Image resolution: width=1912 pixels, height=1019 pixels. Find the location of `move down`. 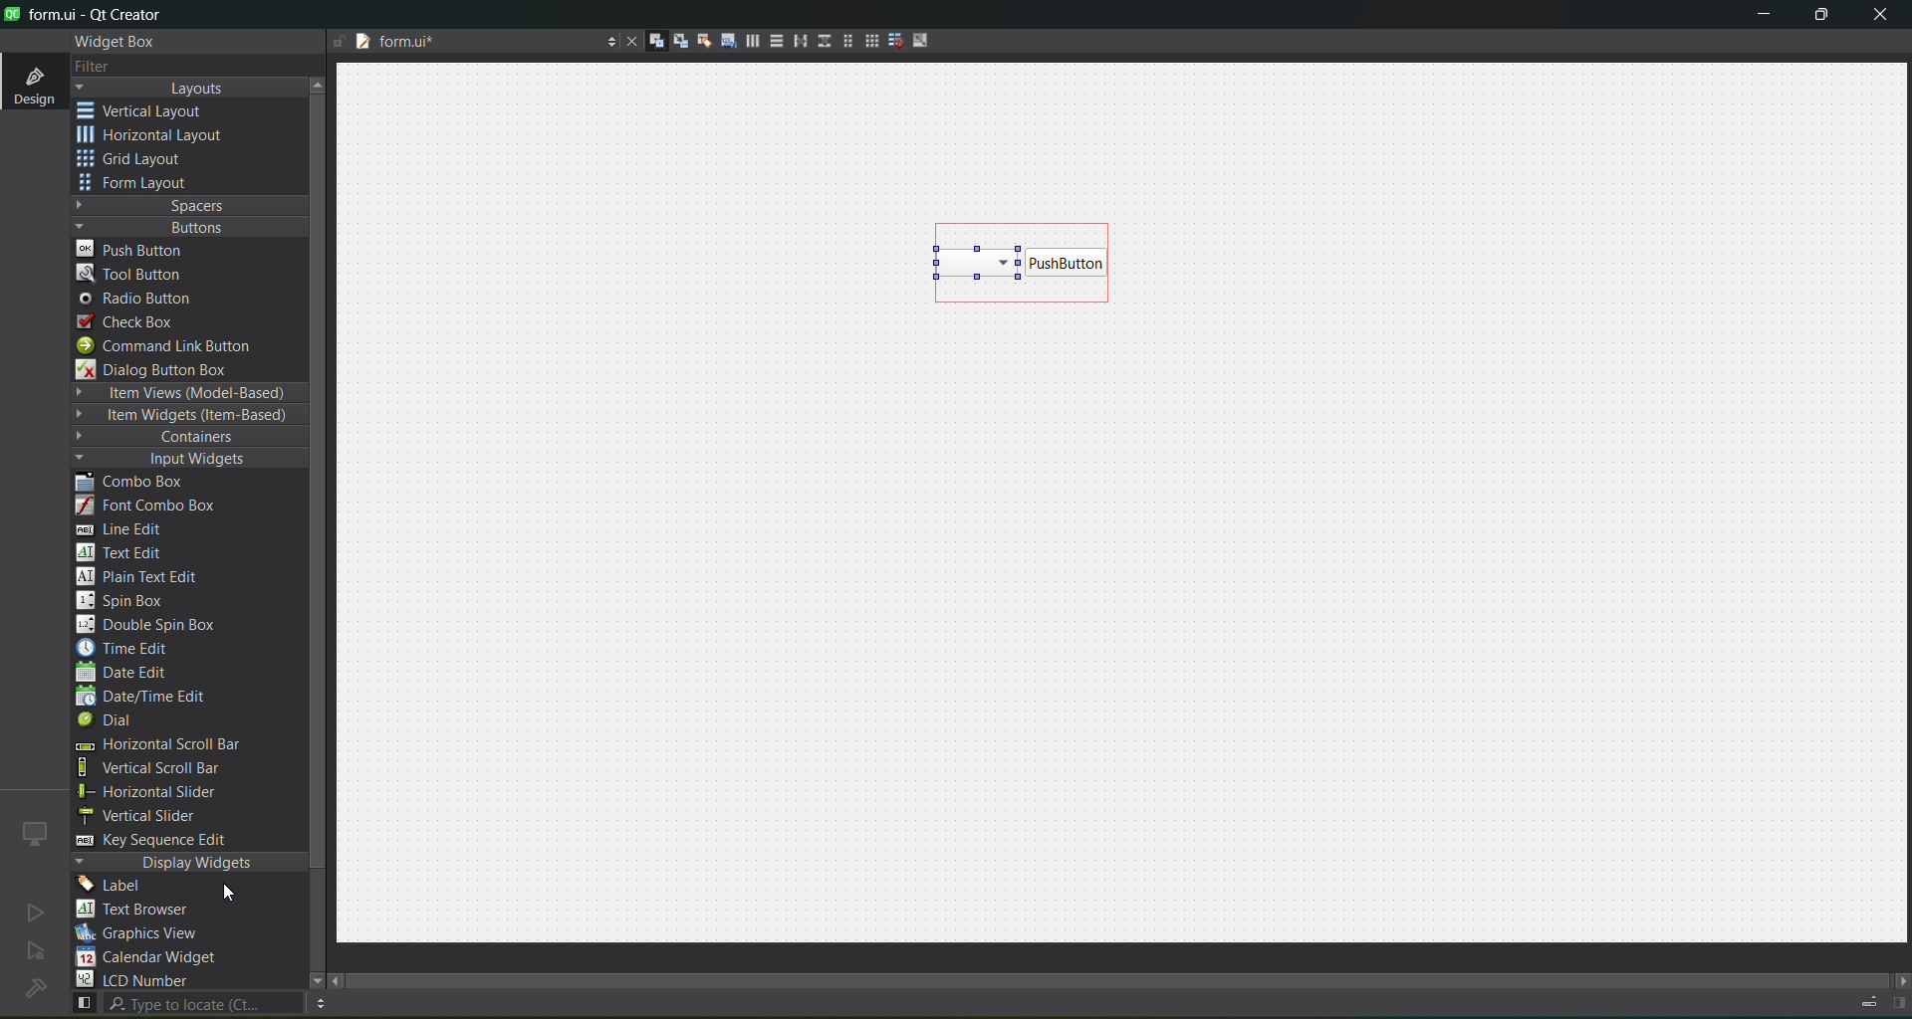

move down is located at coordinates (307, 978).